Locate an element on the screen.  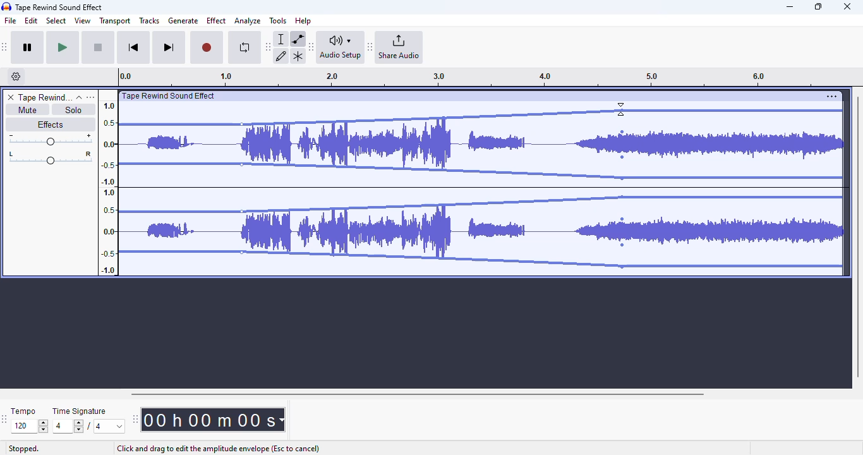
edit is located at coordinates (32, 21).